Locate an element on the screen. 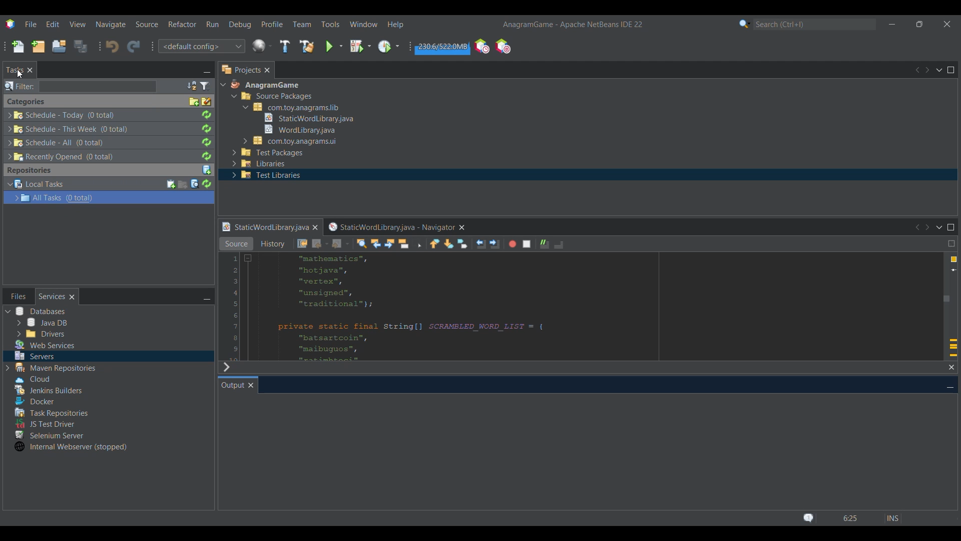 This screenshot has height=541, width=961. Next is located at coordinates (226, 367).